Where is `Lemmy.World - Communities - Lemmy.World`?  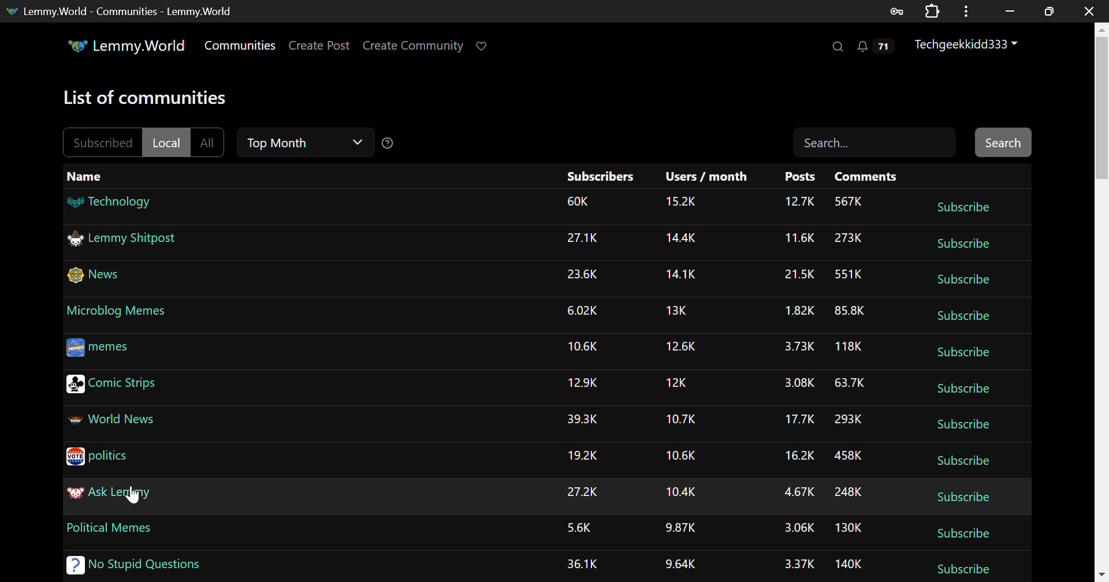 Lemmy.World - Communities - Lemmy.World is located at coordinates (119, 11).